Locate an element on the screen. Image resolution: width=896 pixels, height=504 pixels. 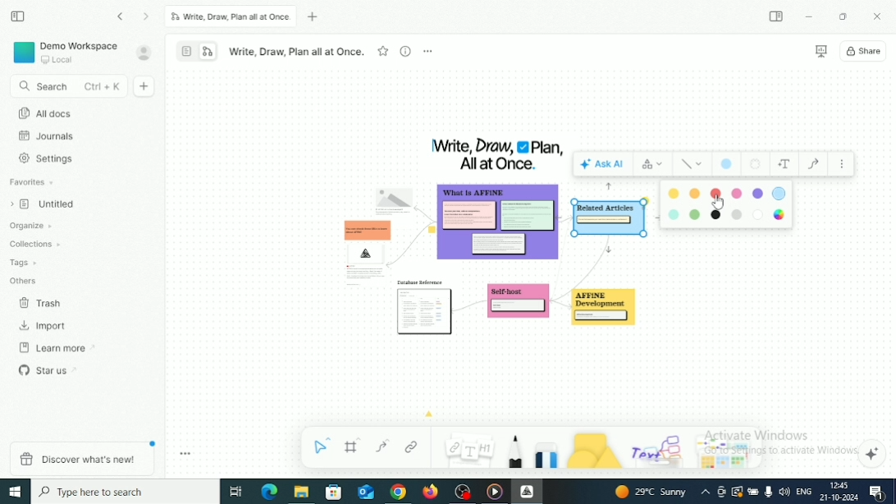
Firefox is located at coordinates (431, 493).